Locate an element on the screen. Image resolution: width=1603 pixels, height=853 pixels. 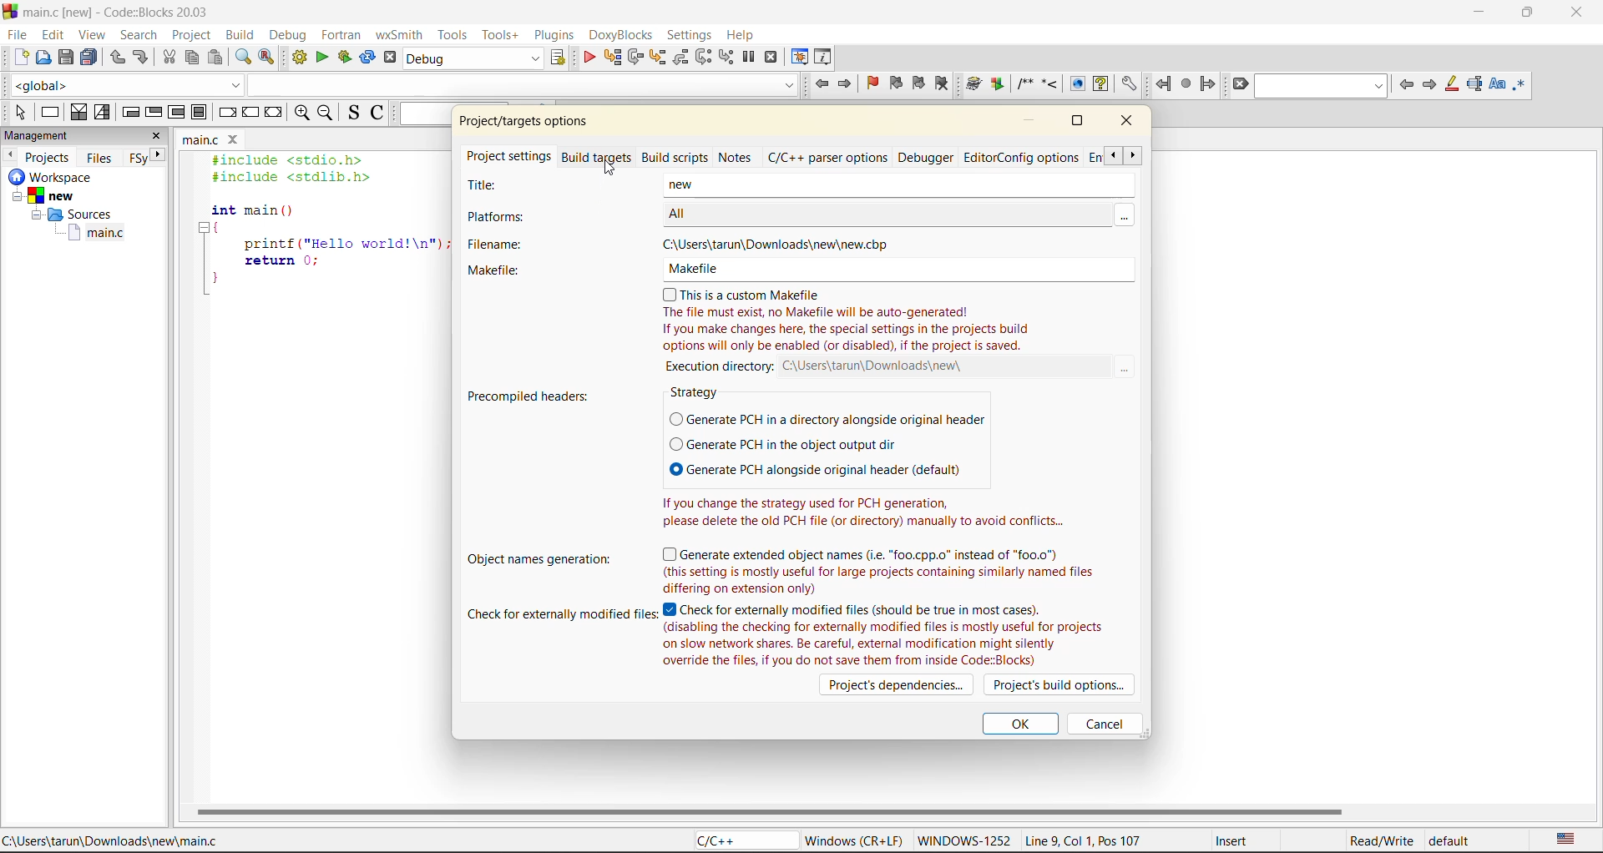
project settings is located at coordinates (511, 156).